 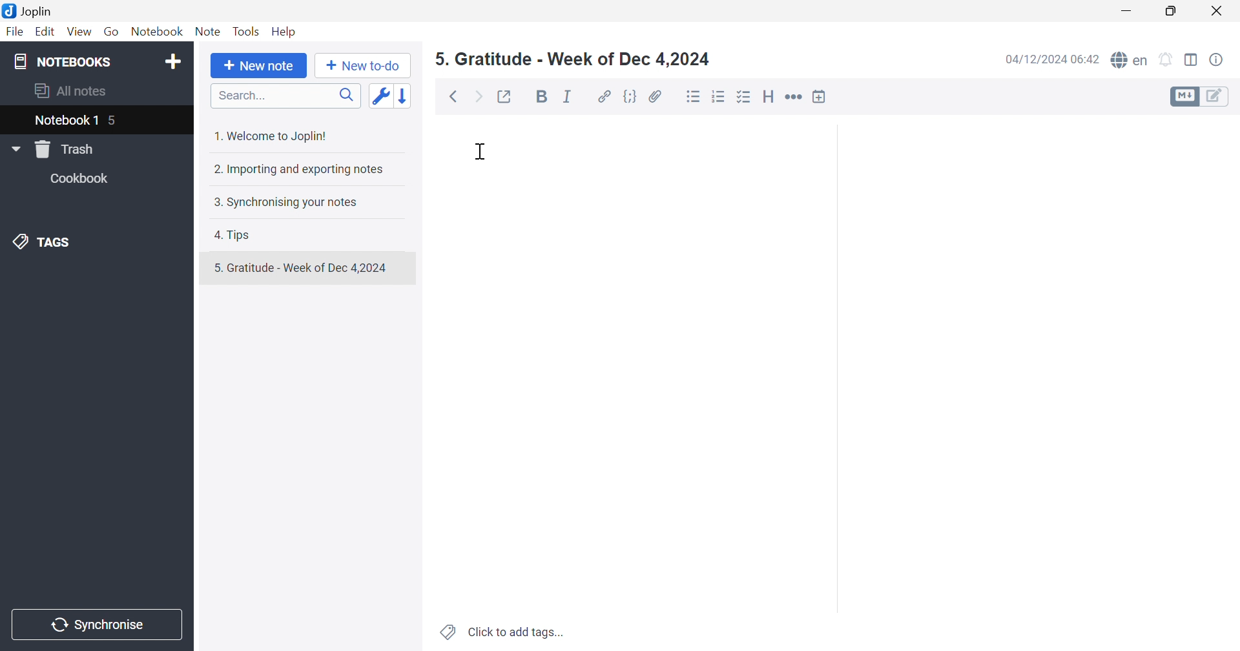 What do you see at coordinates (112, 31) in the screenshot?
I see `Go` at bounding box center [112, 31].